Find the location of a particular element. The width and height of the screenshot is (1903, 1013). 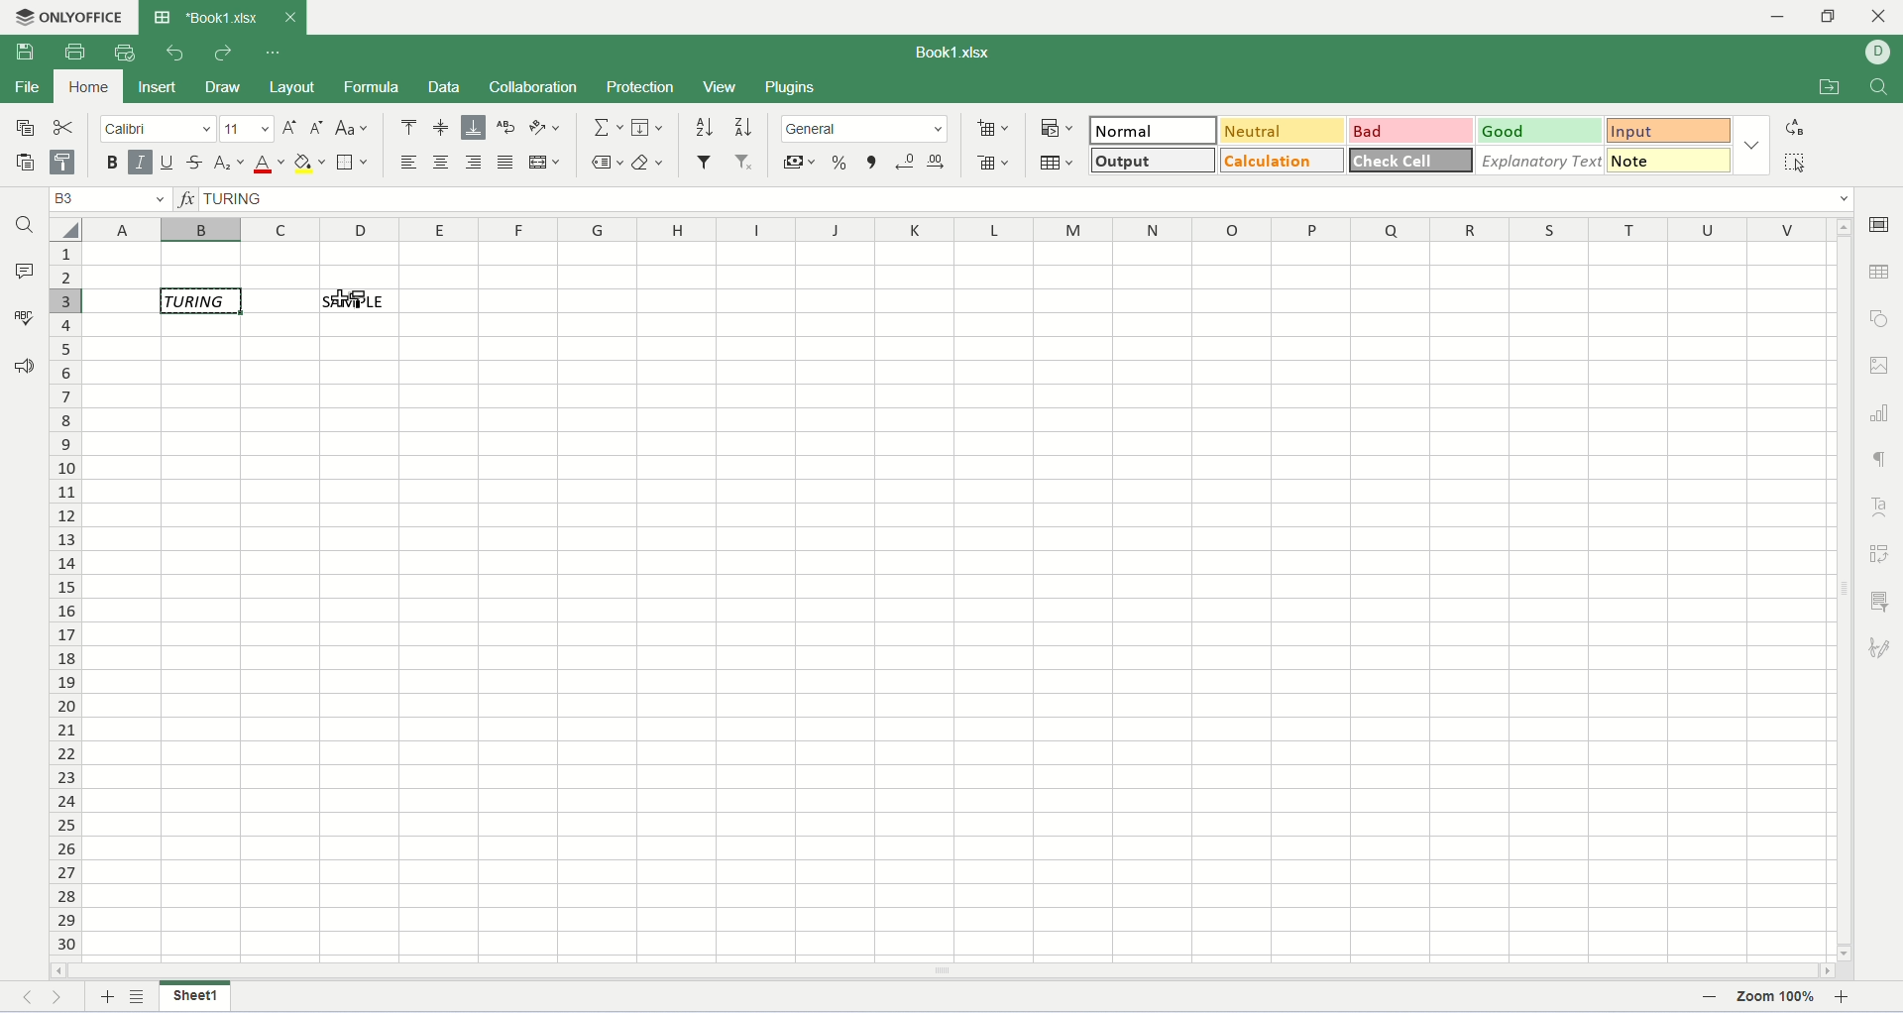

select all is located at coordinates (1794, 161).